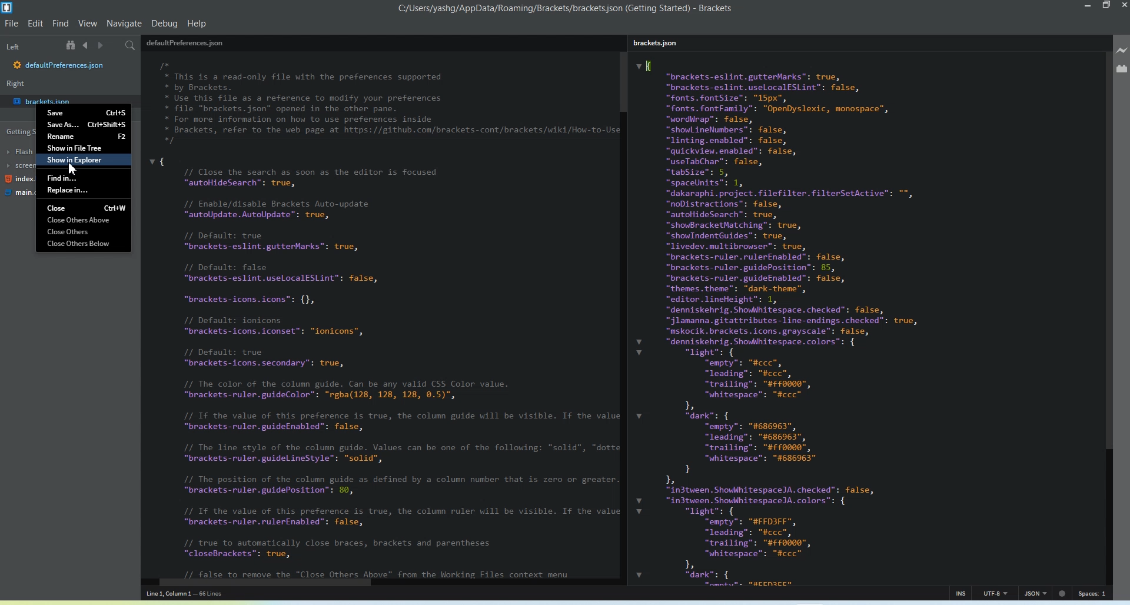 The width and height of the screenshot is (1130, 605). What do you see at coordinates (84, 220) in the screenshot?
I see `Close Others above` at bounding box center [84, 220].